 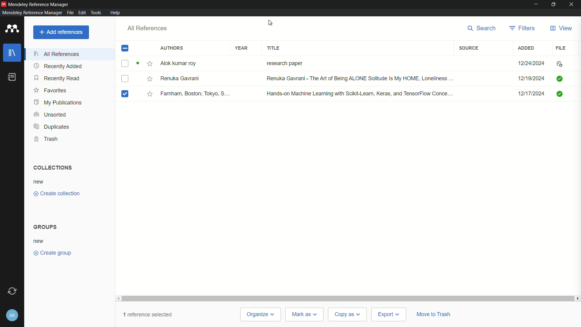 What do you see at coordinates (309, 78) in the screenshot?
I see `Renuka Gavrani Renuka Gavrani - The Art of Being ALONE Solitude Is My HOME, Loneliness ...` at bounding box center [309, 78].